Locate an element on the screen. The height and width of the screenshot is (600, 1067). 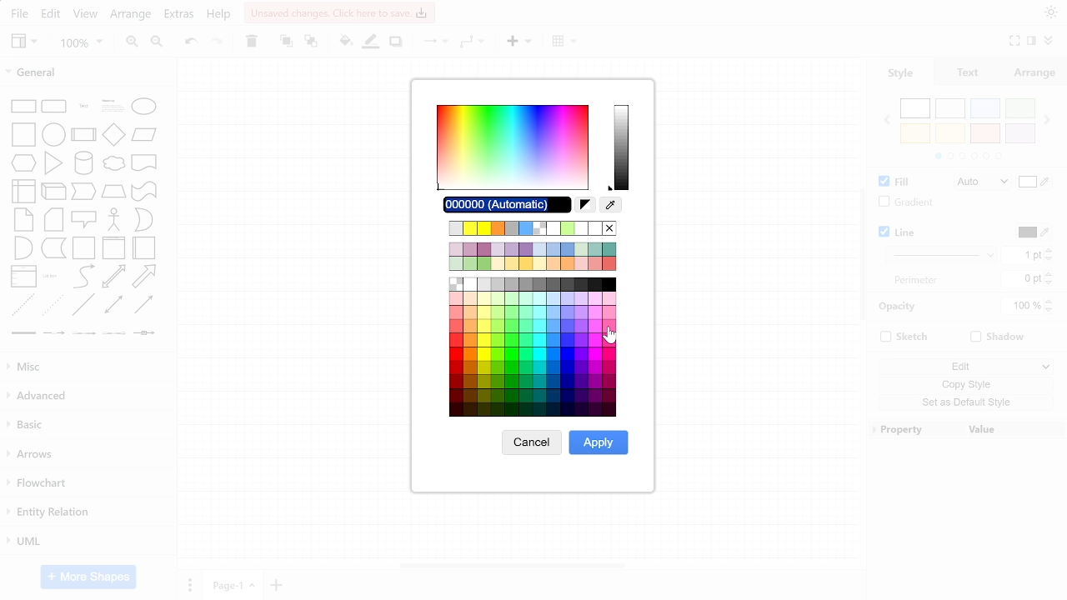
Pick color is located at coordinates (609, 206).